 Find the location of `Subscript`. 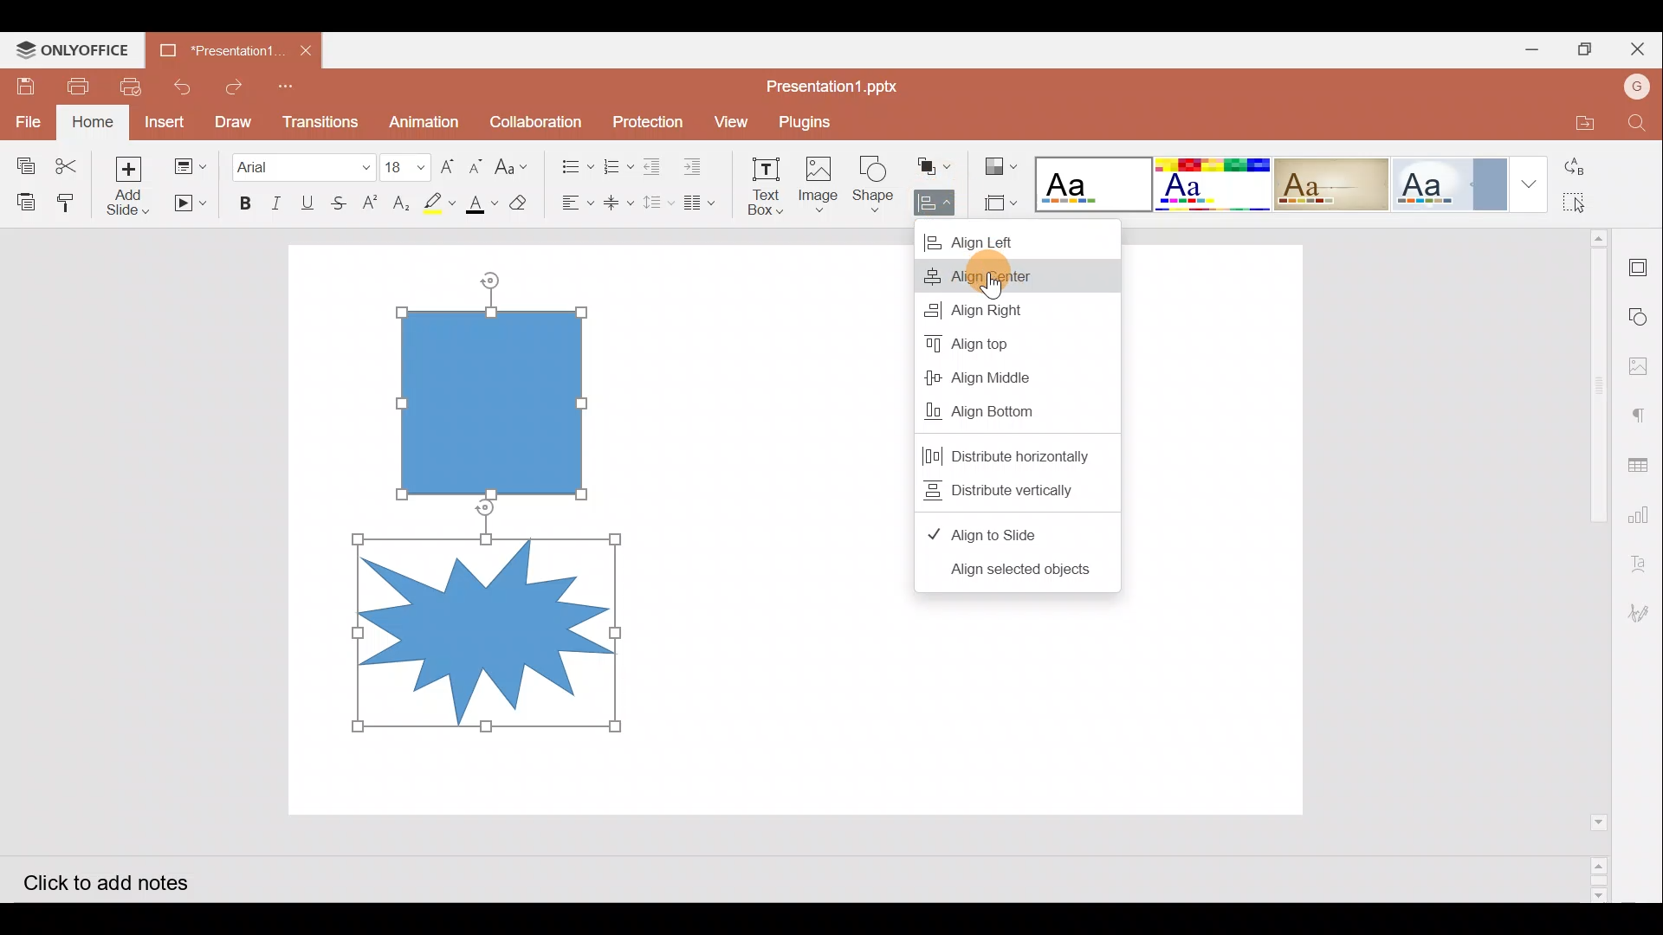

Subscript is located at coordinates (400, 200).